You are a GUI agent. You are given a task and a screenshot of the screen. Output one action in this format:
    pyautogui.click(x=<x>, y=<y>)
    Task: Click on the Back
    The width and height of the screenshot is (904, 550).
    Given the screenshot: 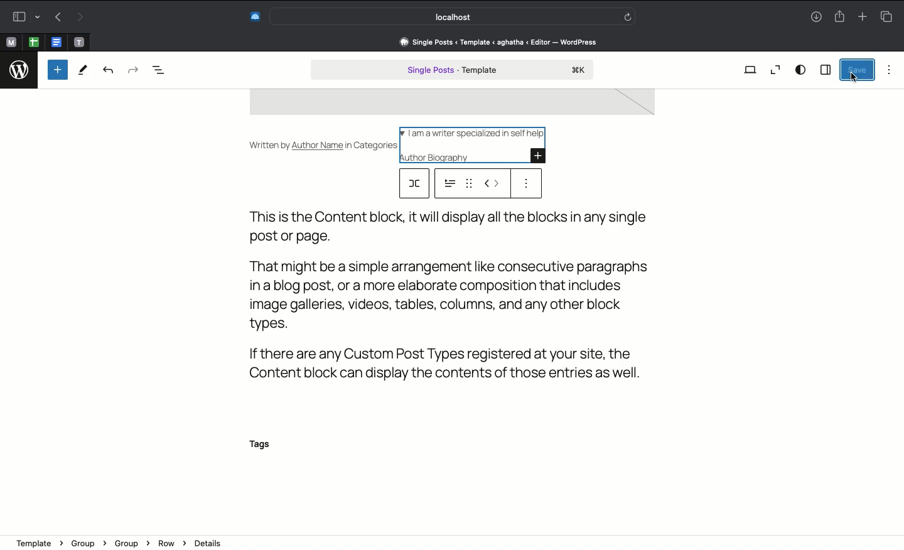 What is the action you would take?
    pyautogui.click(x=58, y=18)
    